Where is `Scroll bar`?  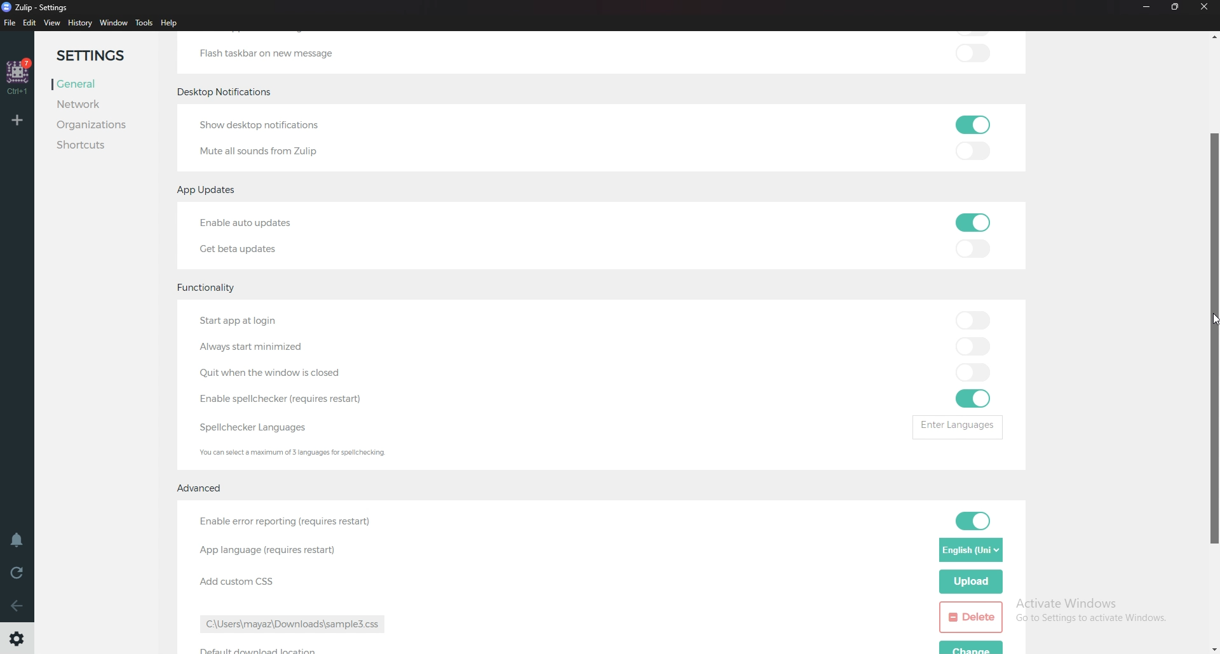
Scroll bar is located at coordinates (1214, 340).